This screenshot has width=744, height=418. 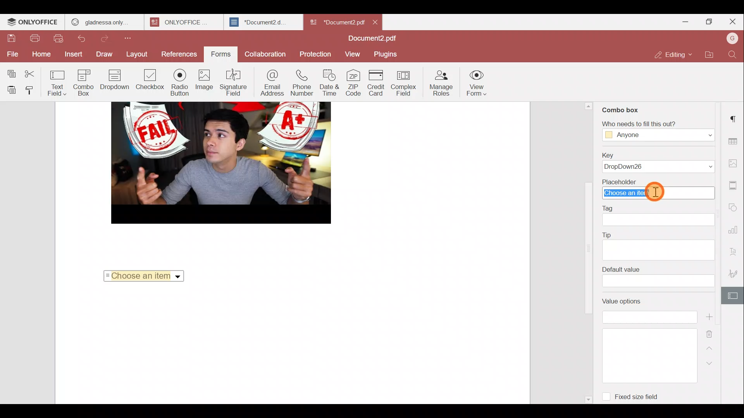 I want to click on Manage roles, so click(x=442, y=82).